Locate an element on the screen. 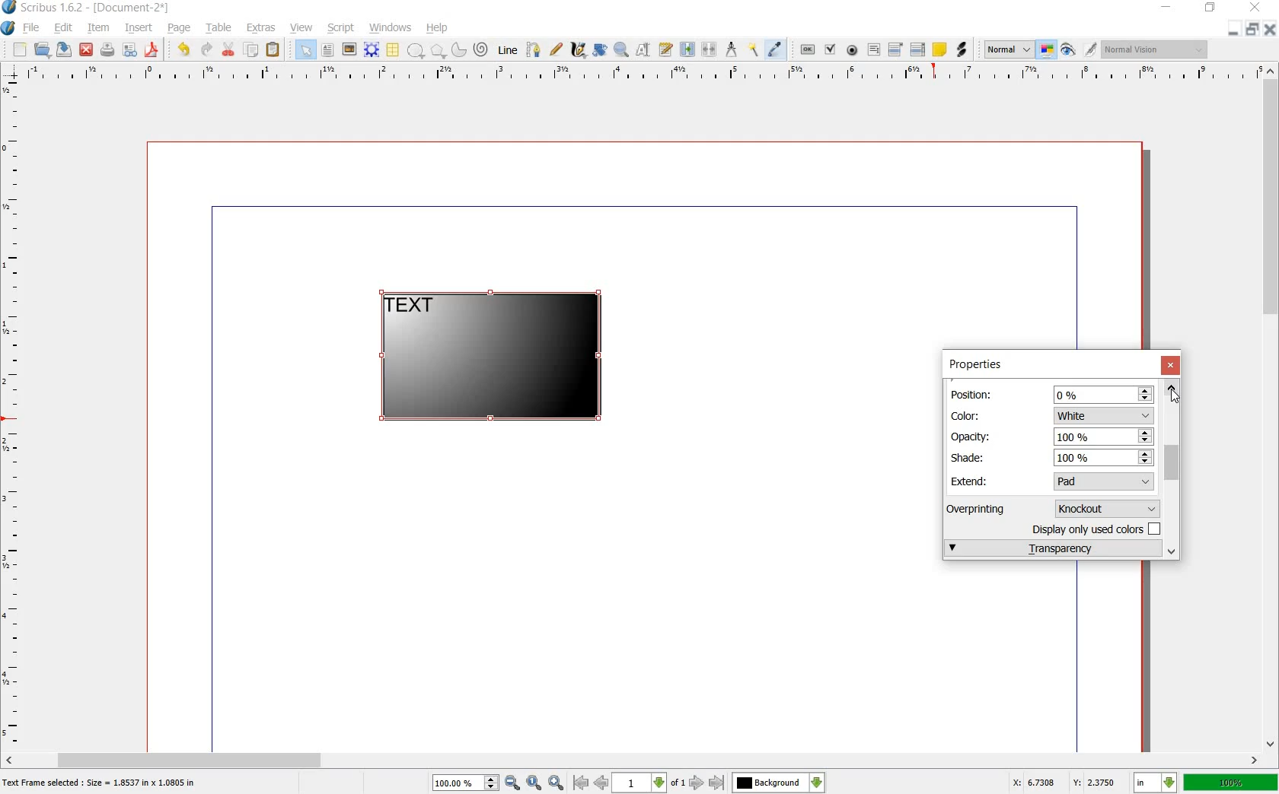 The height and width of the screenshot is (794, 1279). overprinting is located at coordinates (983, 508).